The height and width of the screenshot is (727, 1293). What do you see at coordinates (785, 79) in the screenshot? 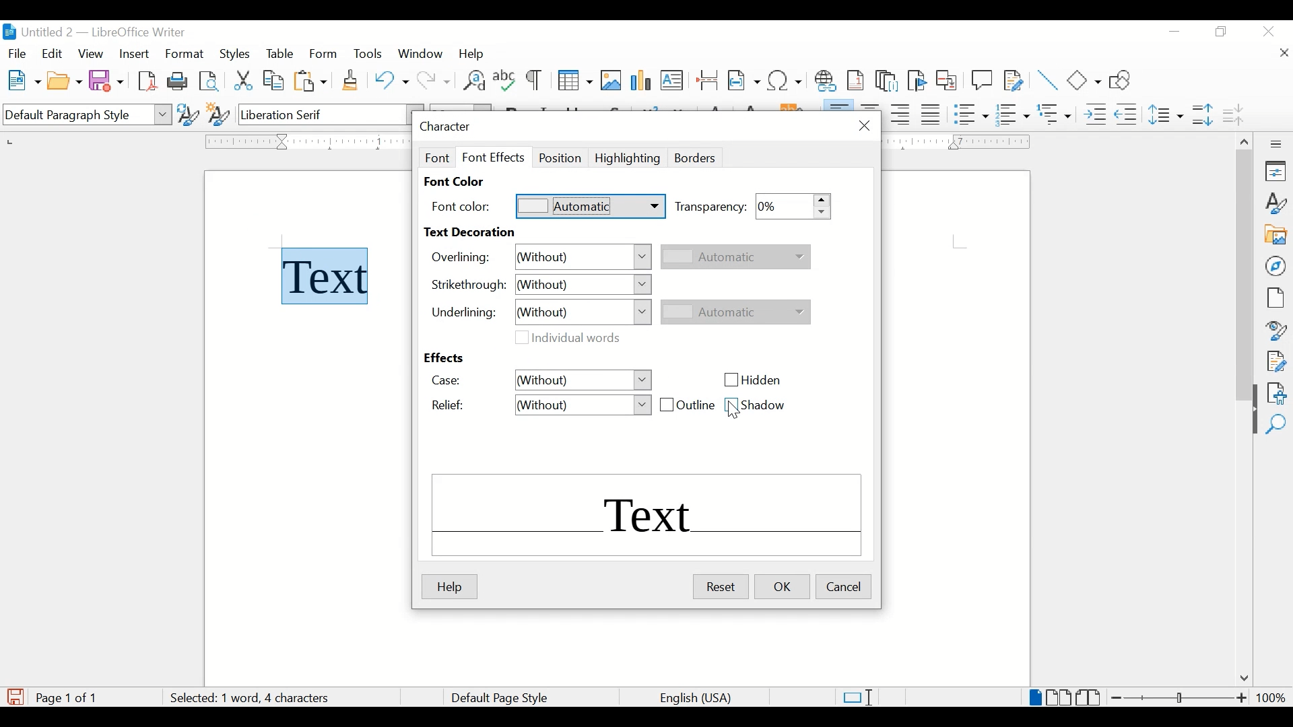
I see `insert special characters` at bounding box center [785, 79].